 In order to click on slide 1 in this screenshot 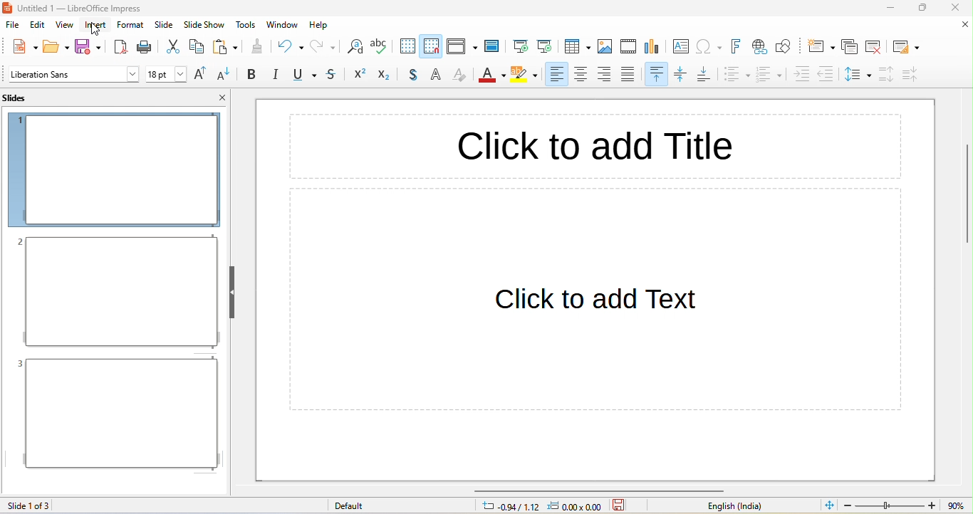, I will do `click(114, 169)`.